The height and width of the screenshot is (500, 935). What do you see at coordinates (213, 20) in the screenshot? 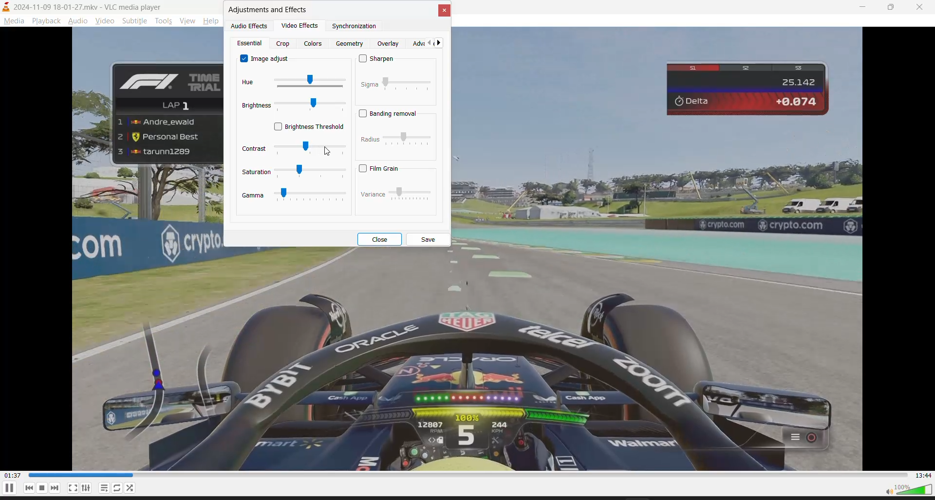
I see `help` at bounding box center [213, 20].